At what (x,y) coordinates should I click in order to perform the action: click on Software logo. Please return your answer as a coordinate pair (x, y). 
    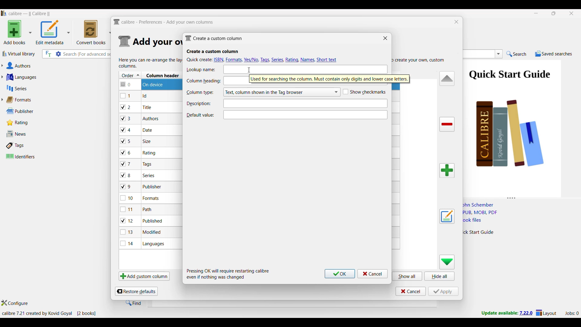
    Looking at the image, I should click on (4, 13).